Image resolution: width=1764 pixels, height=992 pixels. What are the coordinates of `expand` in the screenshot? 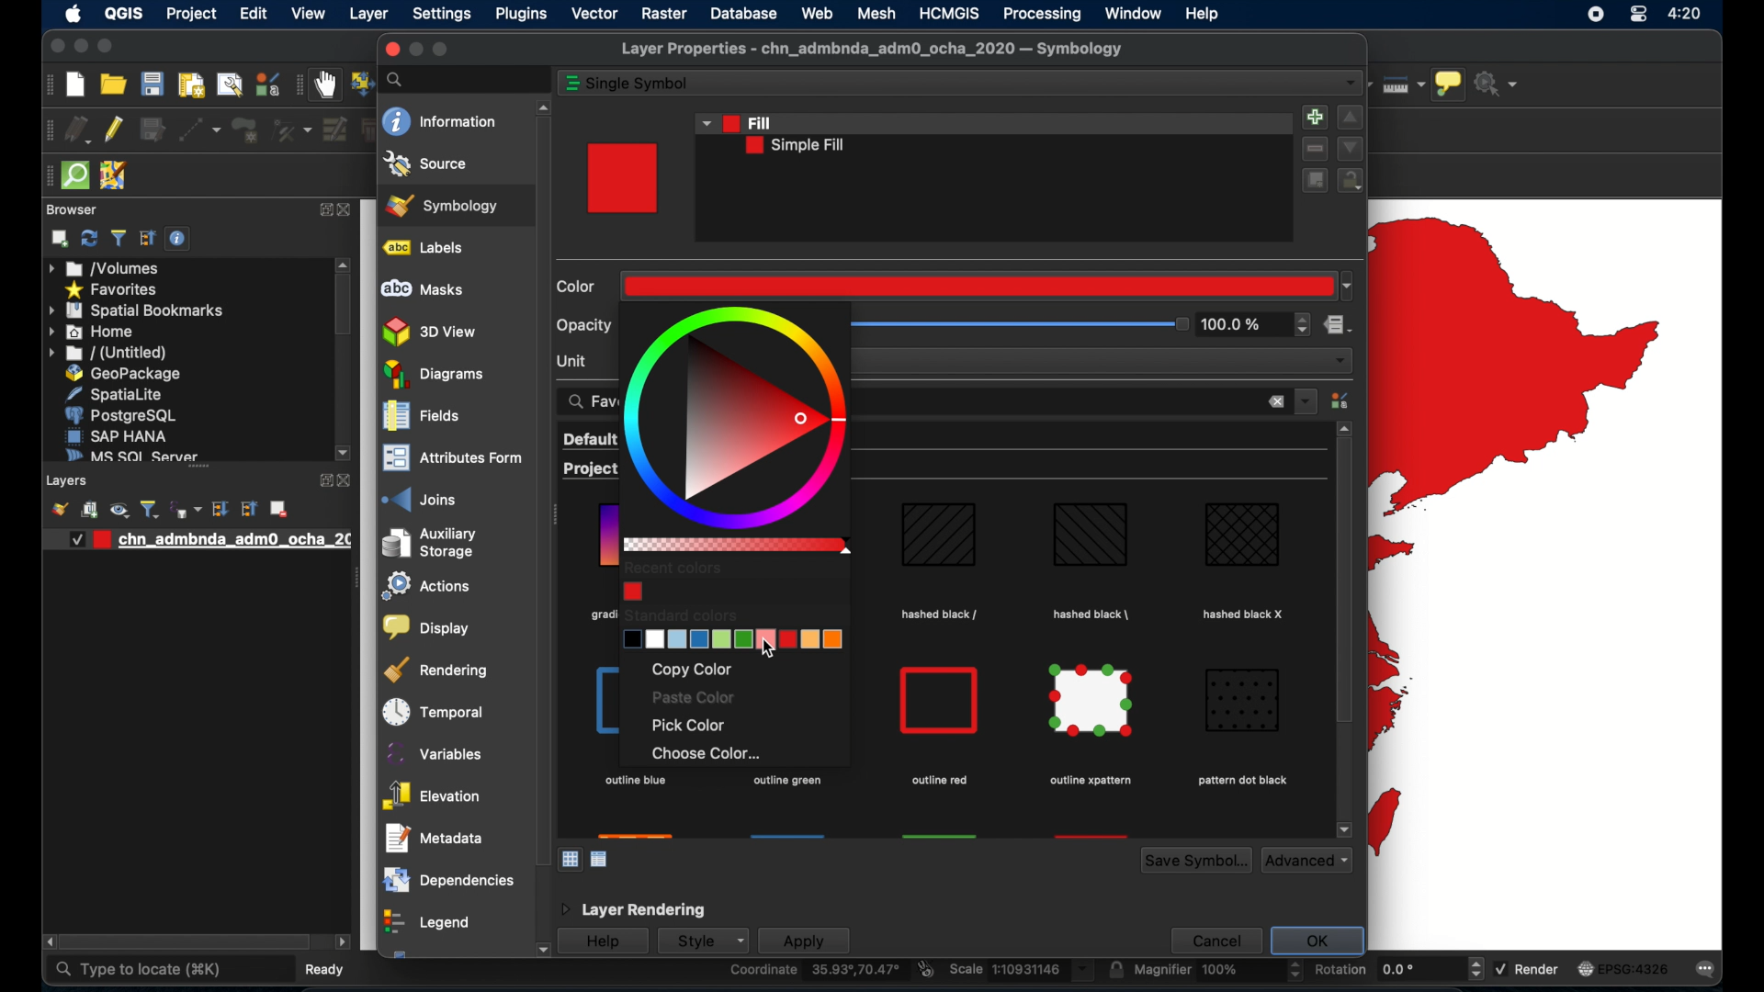 It's located at (220, 509).